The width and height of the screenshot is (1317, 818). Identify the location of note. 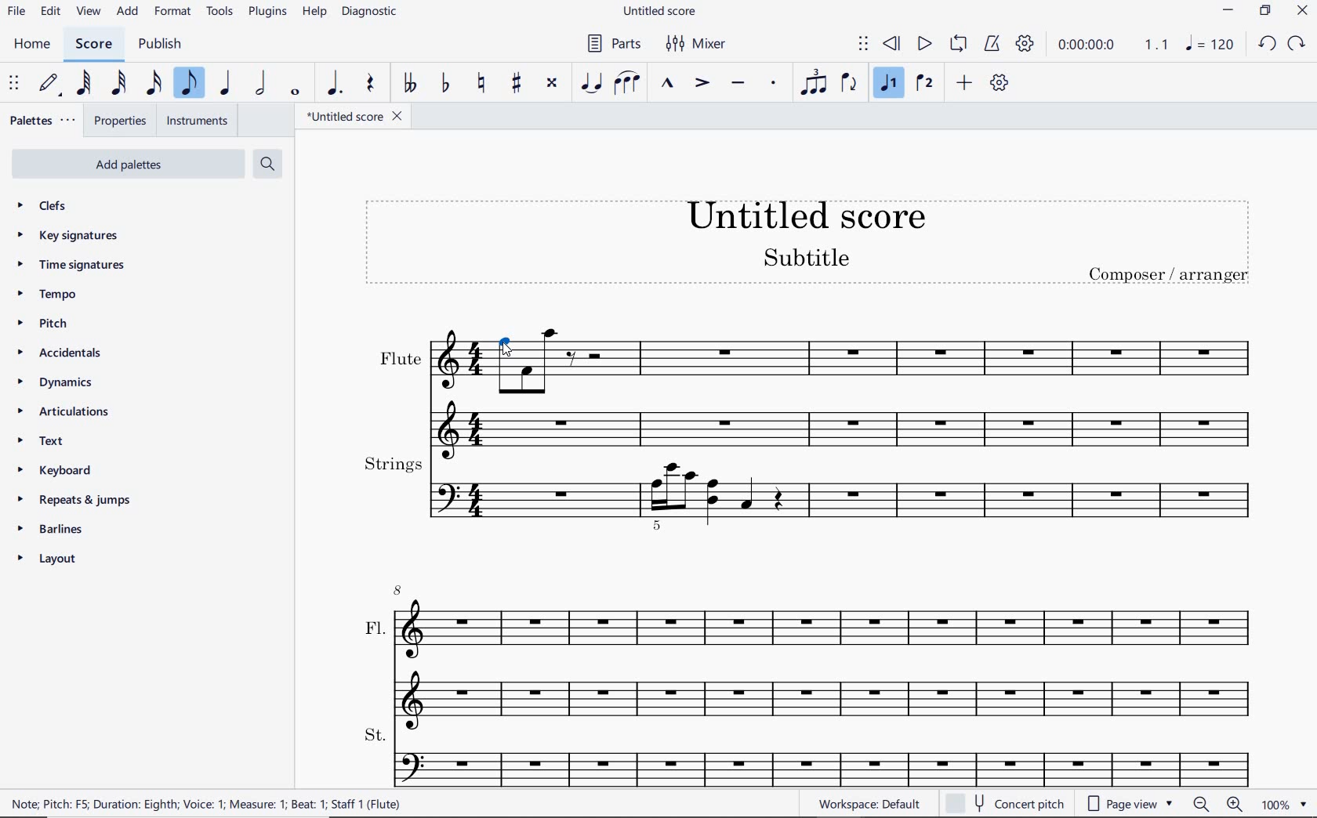
(1209, 44).